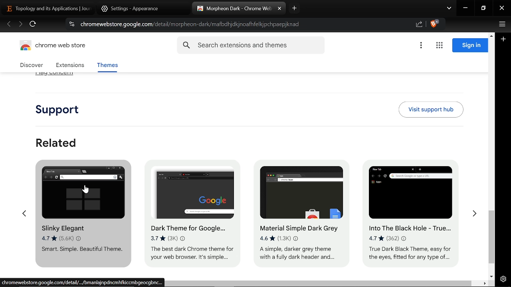 The height and width of the screenshot is (287, 511). Describe the element at coordinates (20, 25) in the screenshot. I see `Next page` at that location.